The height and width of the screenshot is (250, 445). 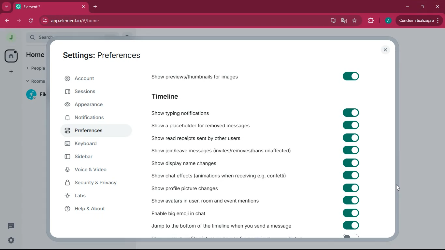 What do you see at coordinates (96, 210) in the screenshot?
I see `help & about` at bounding box center [96, 210].